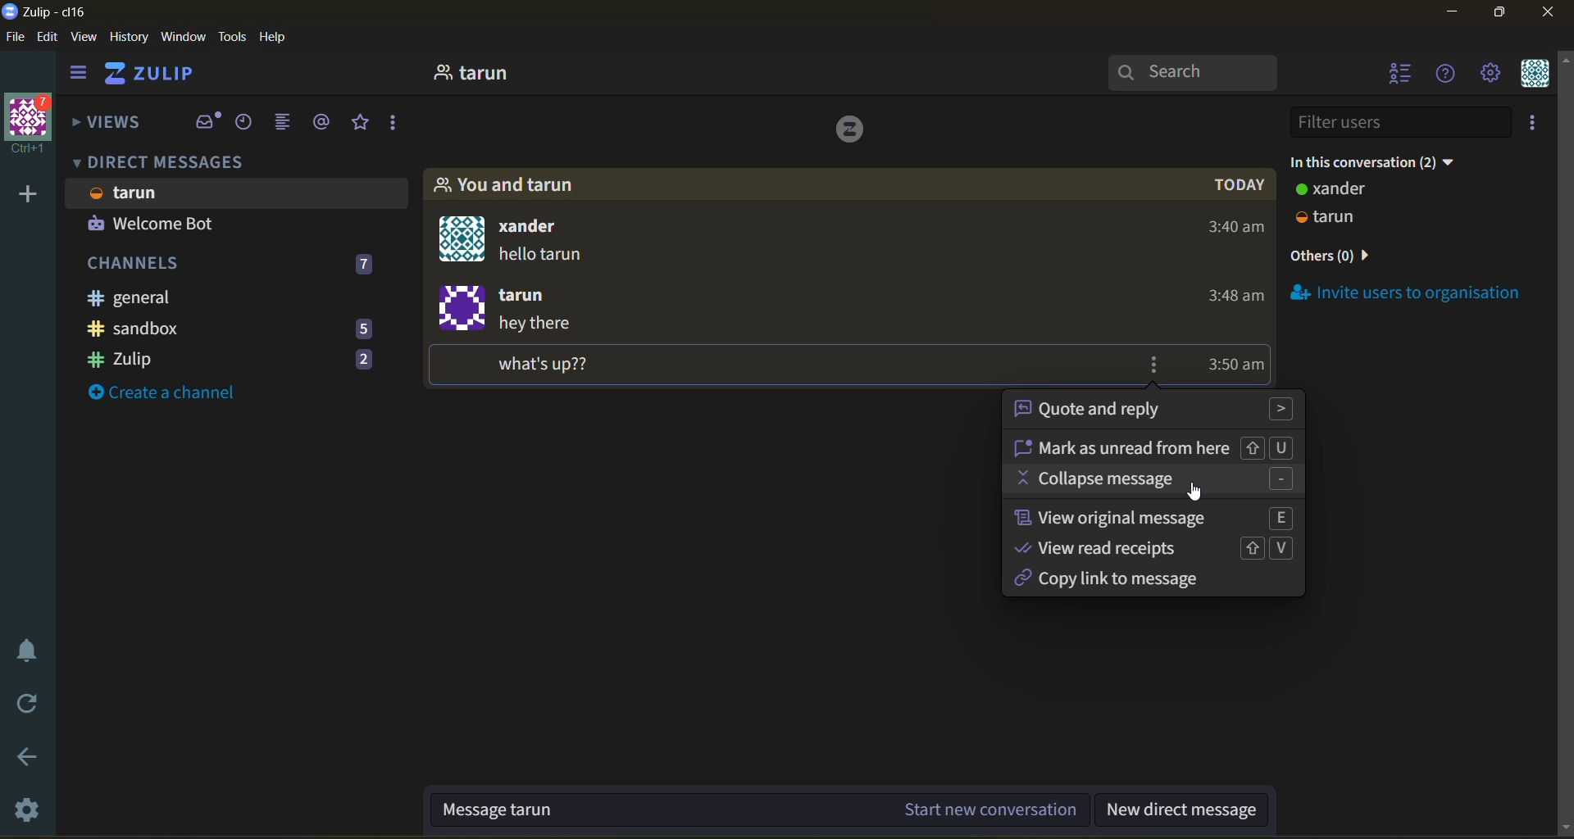 The image size is (1574, 839). I want to click on help menue, so click(1446, 74).